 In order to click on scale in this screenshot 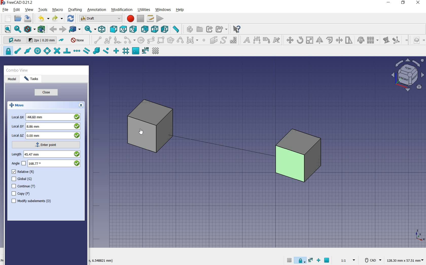, I will do `click(310, 40)`.